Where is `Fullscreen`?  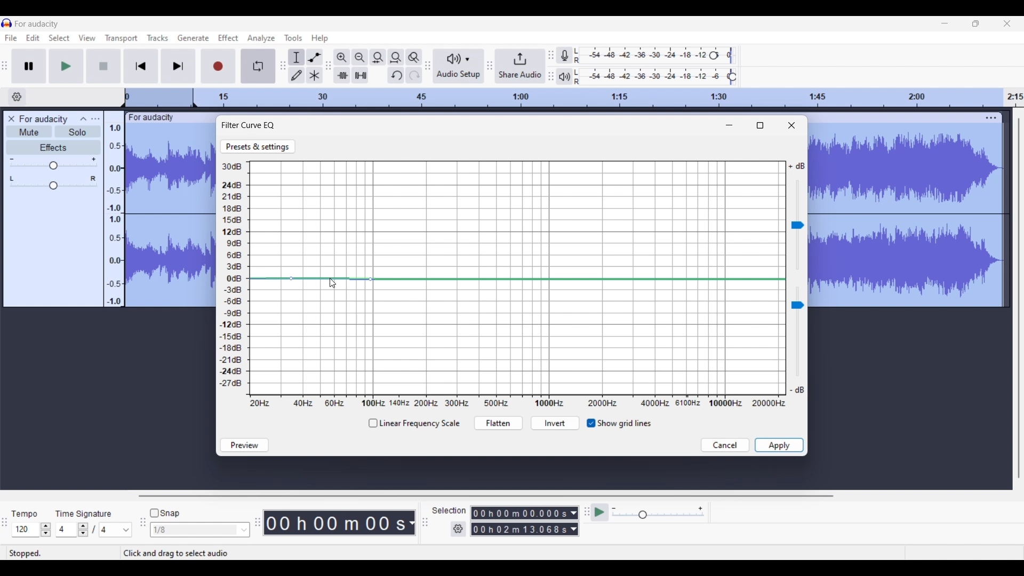
Fullscreen is located at coordinates (760, 125).